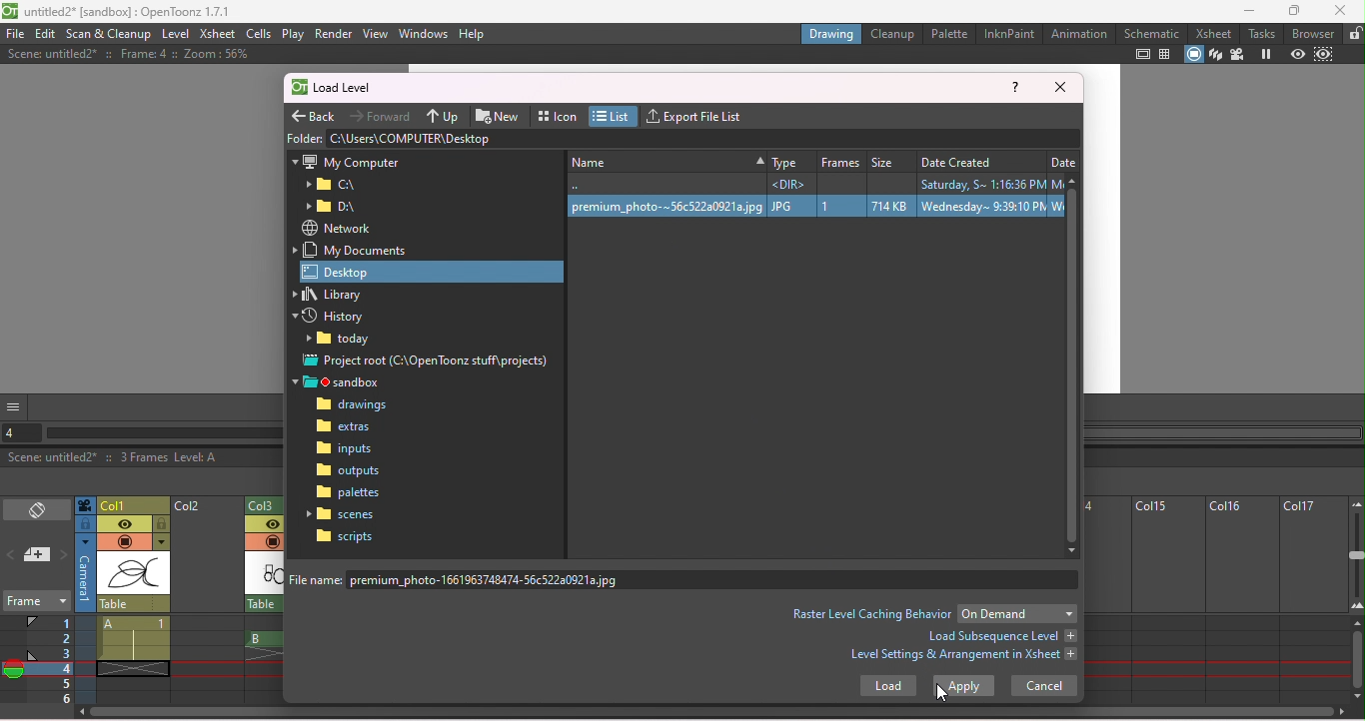 This screenshot has height=721, width=1365. Describe the element at coordinates (434, 271) in the screenshot. I see `Desktop` at that location.